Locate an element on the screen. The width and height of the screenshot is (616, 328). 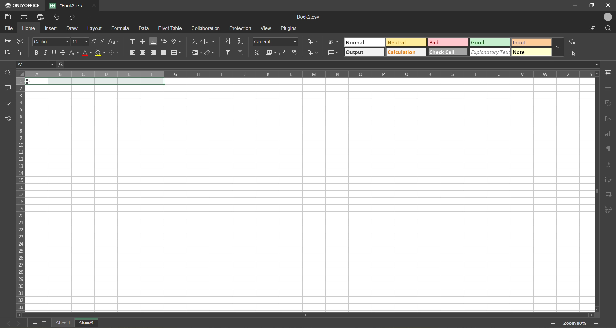
align center is located at coordinates (143, 52).